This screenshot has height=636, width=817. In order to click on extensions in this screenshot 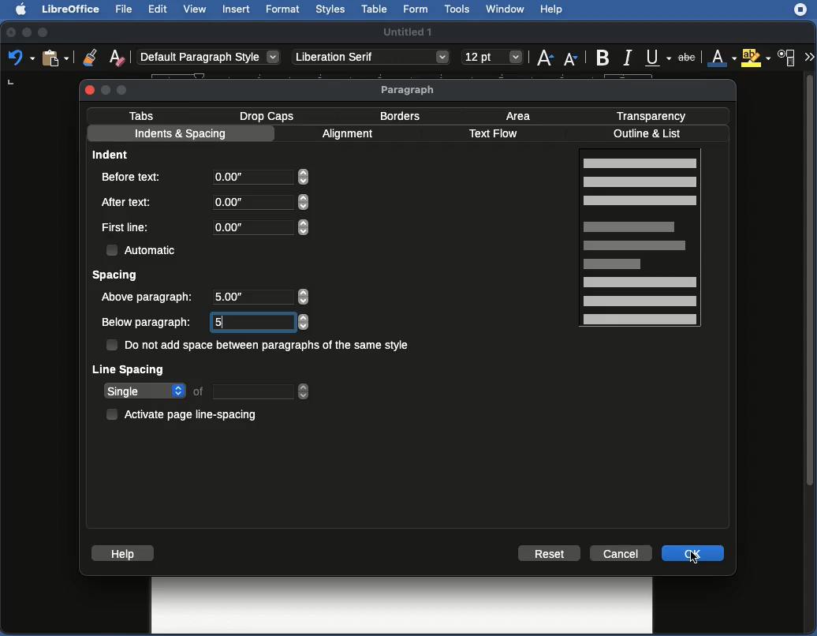, I will do `click(802, 16)`.